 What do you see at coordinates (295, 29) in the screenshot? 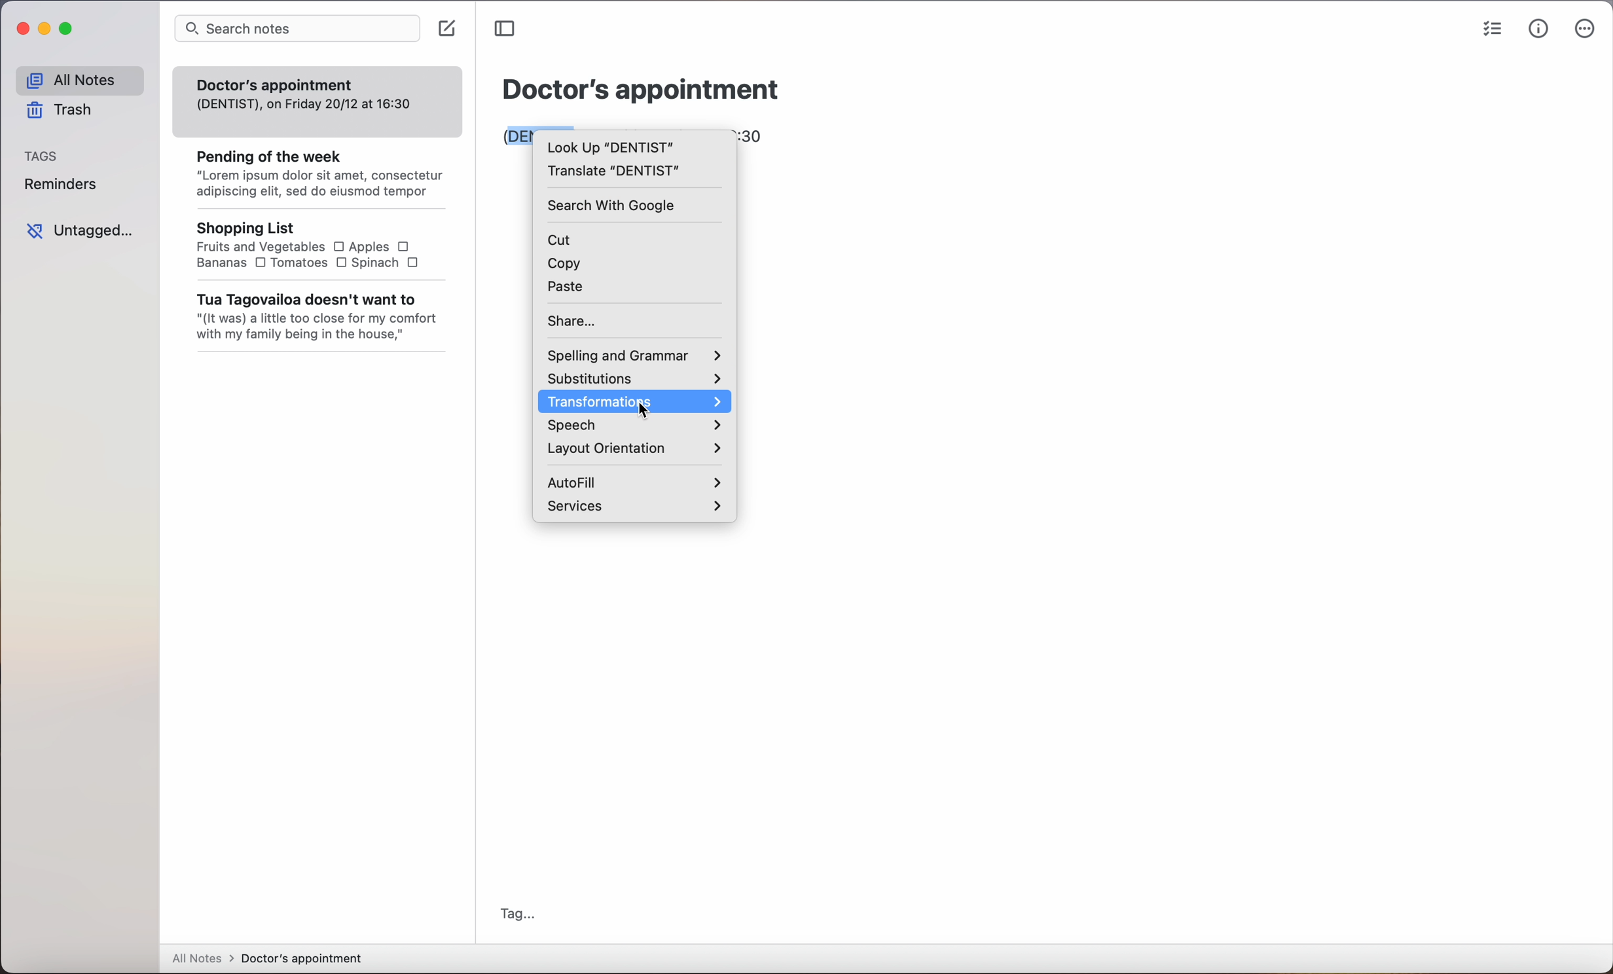
I see `search notes` at bounding box center [295, 29].